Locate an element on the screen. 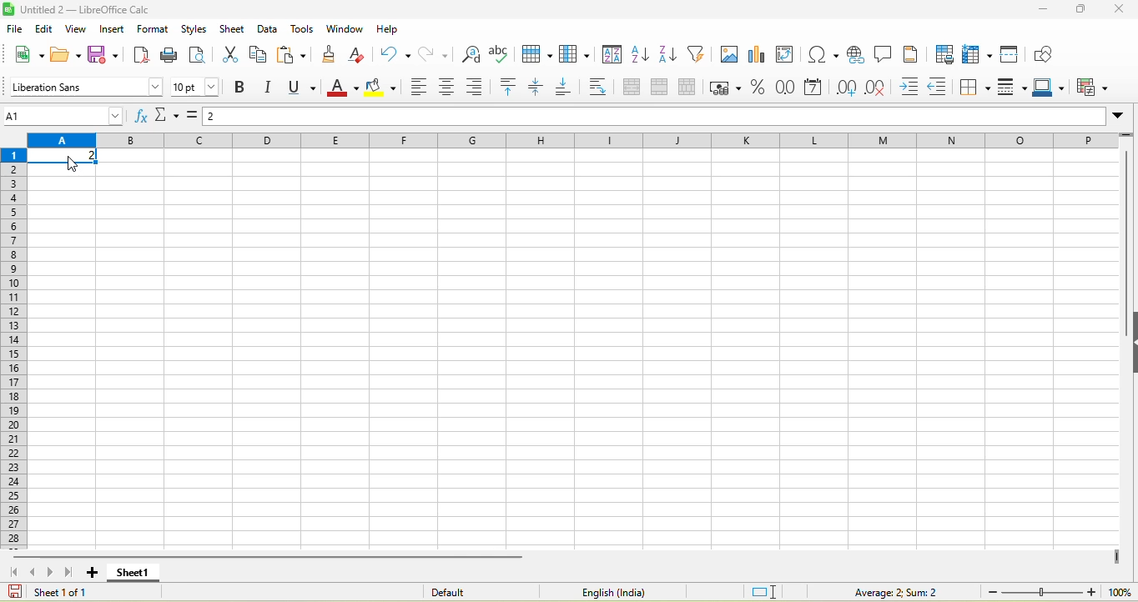 The width and height of the screenshot is (1138, 602). chart is located at coordinates (758, 56).